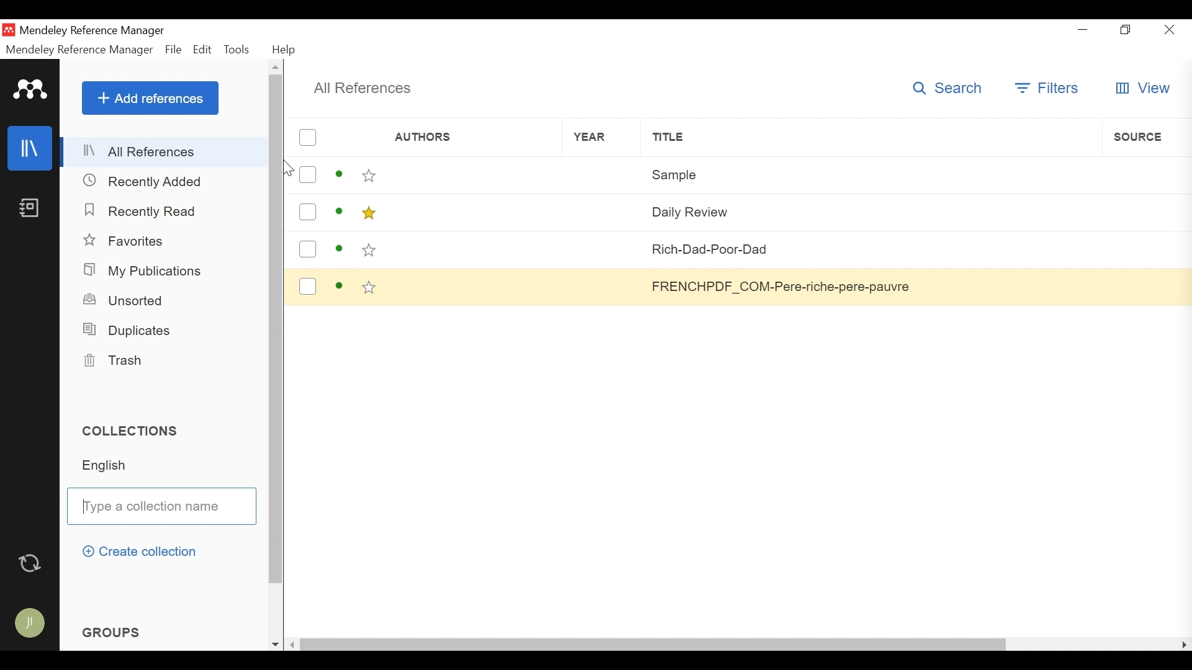 The image size is (1192, 670). Describe the element at coordinates (871, 173) in the screenshot. I see `Sample` at that location.